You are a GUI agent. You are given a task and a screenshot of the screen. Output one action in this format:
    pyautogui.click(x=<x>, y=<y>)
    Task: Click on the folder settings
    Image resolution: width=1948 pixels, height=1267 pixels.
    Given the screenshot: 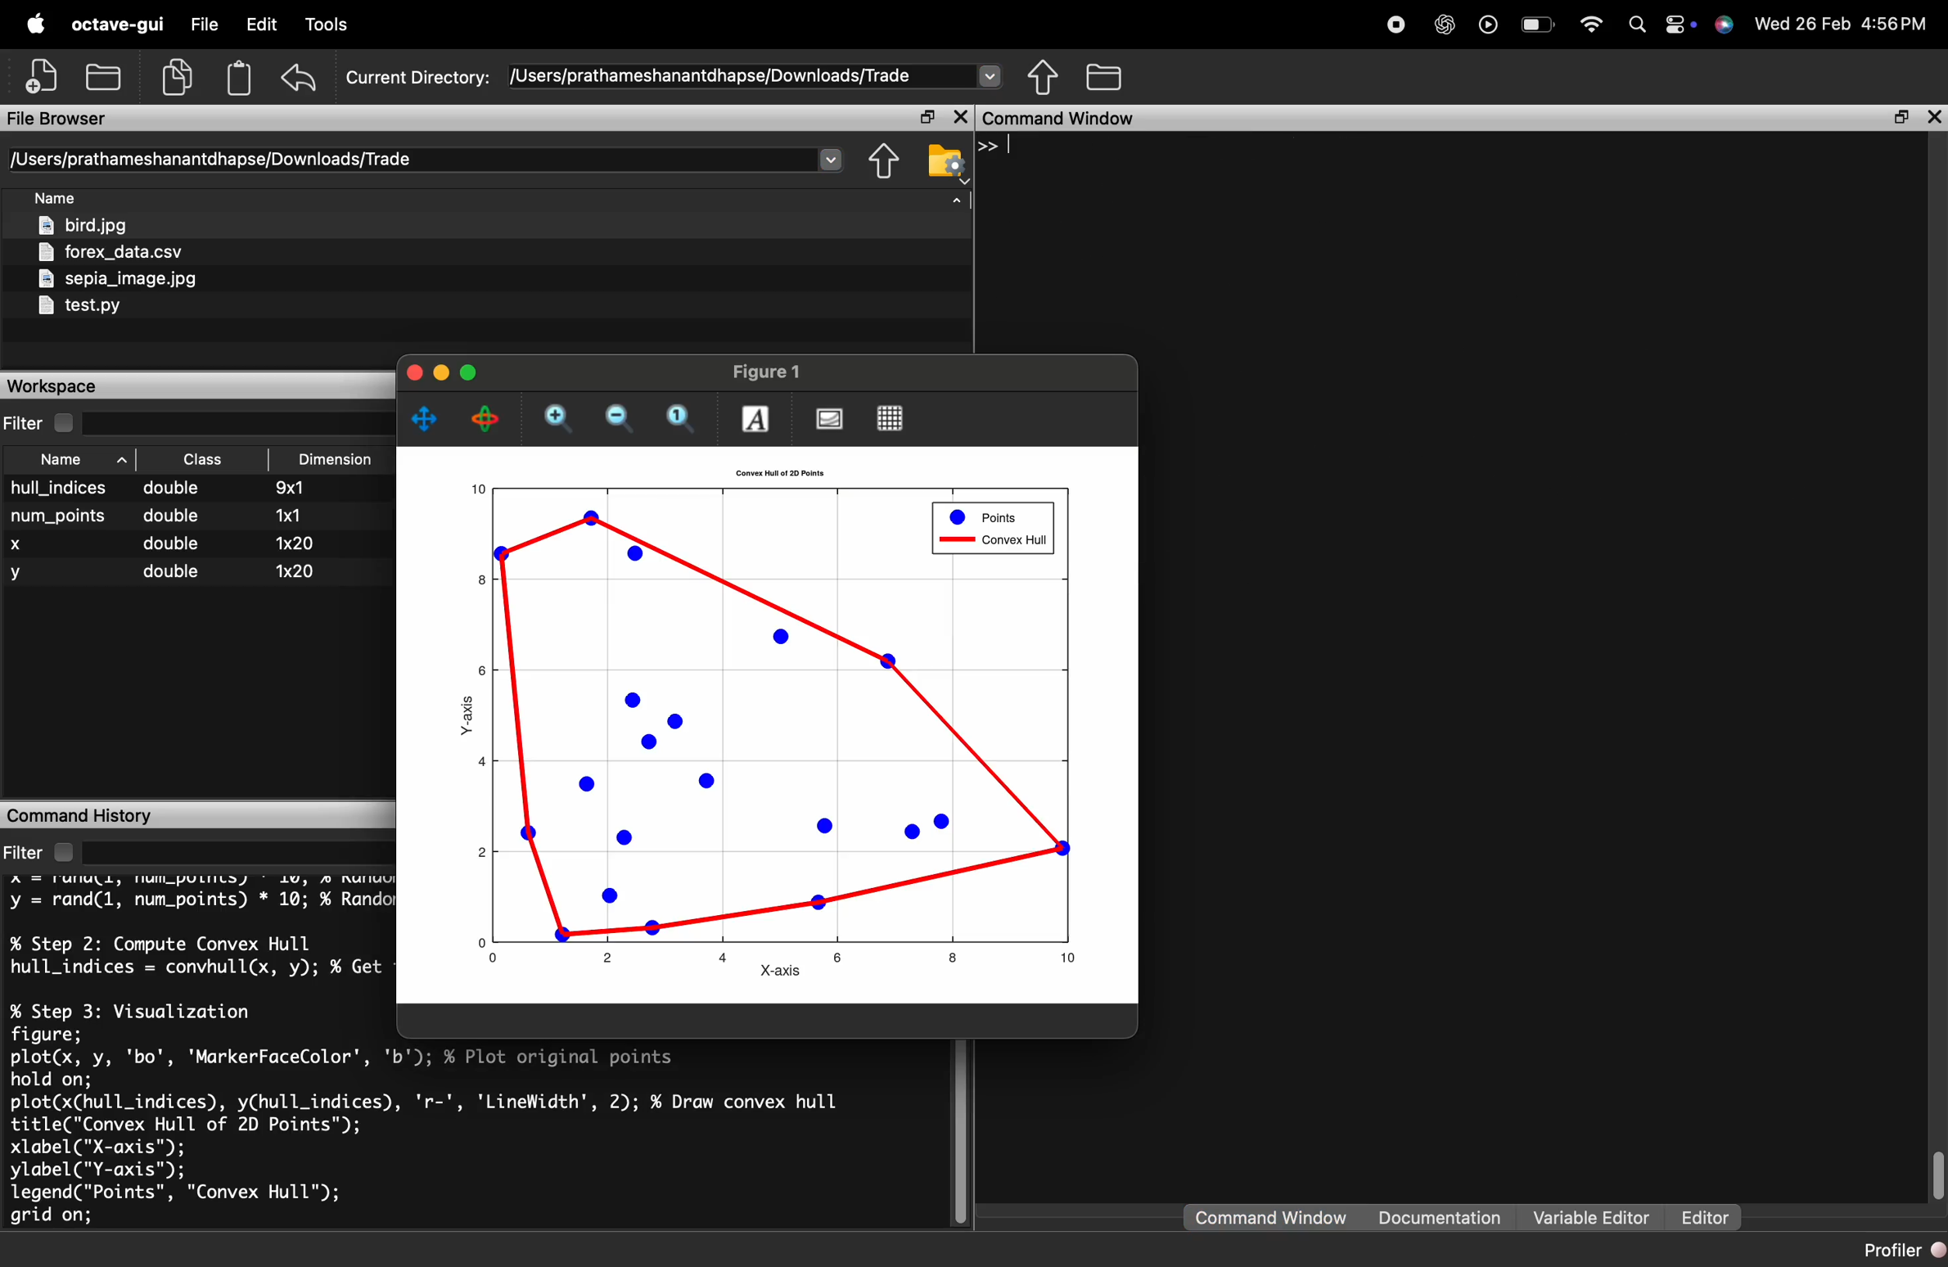 What is the action you would take?
    pyautogui.click(x=948, y=161)
    